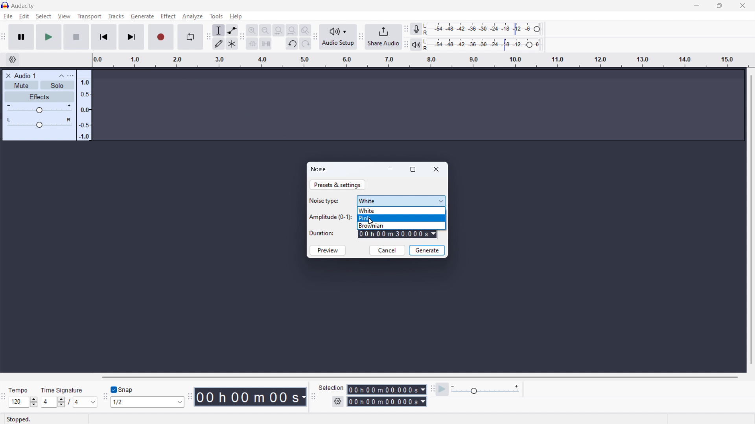  Describe the element at coordinates (330, 217) in the screenshot. I see `Amplitude` at that location.